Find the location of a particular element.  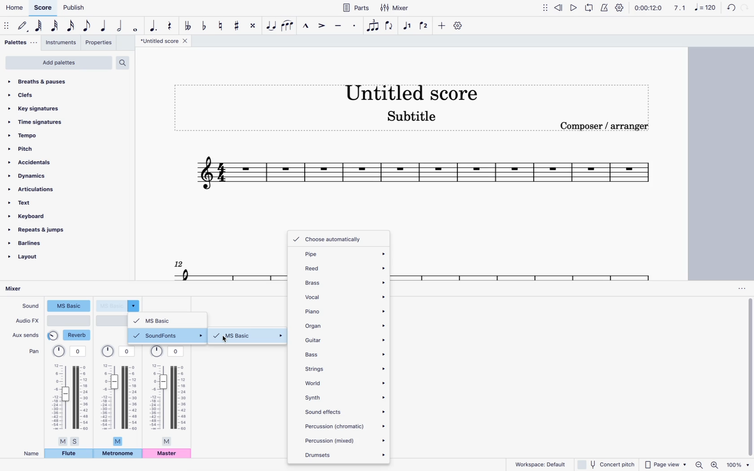

world is located at coordinates (346, 381).